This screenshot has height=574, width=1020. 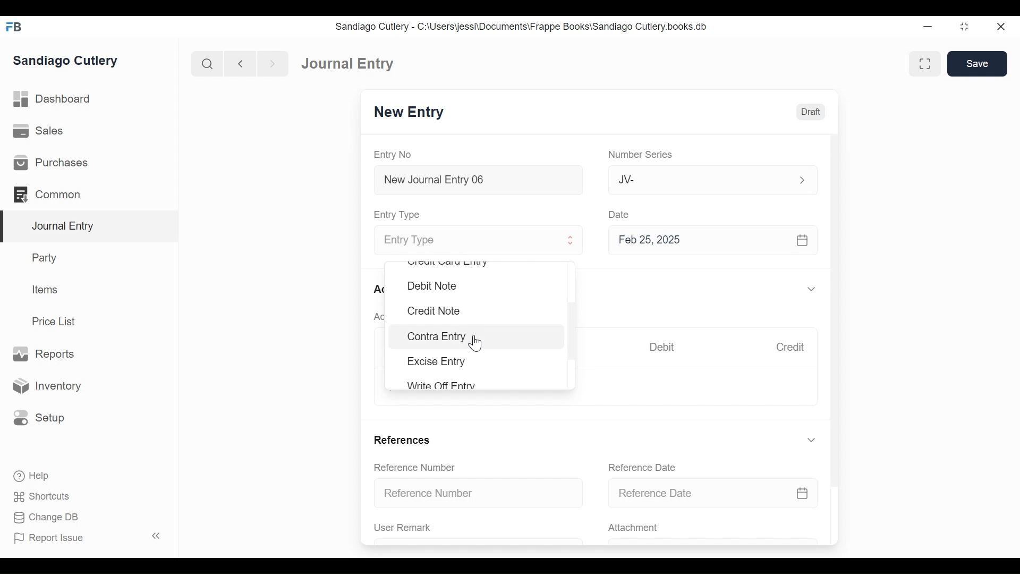 What do you see at coordinates (469, 241) in the screenshot?
I see `Entry Type` at bounding box center [469, 241].